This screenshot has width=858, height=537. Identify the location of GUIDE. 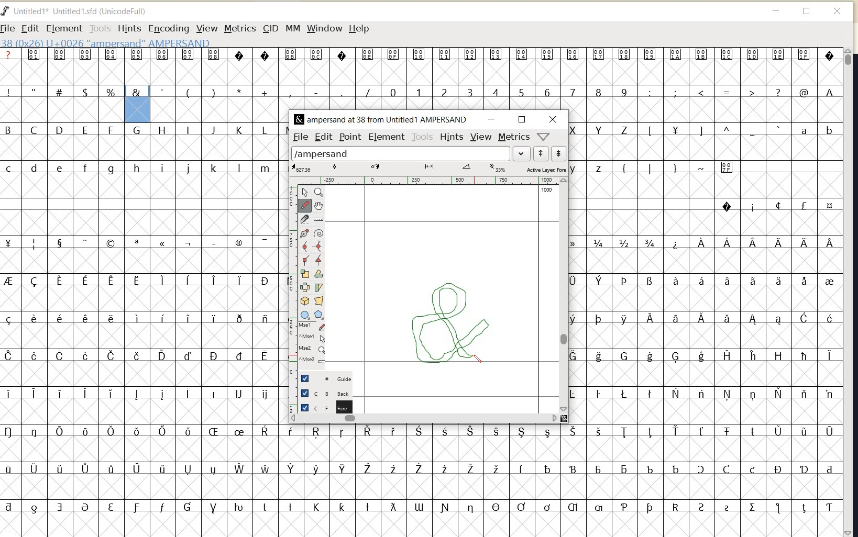
(324, 378).